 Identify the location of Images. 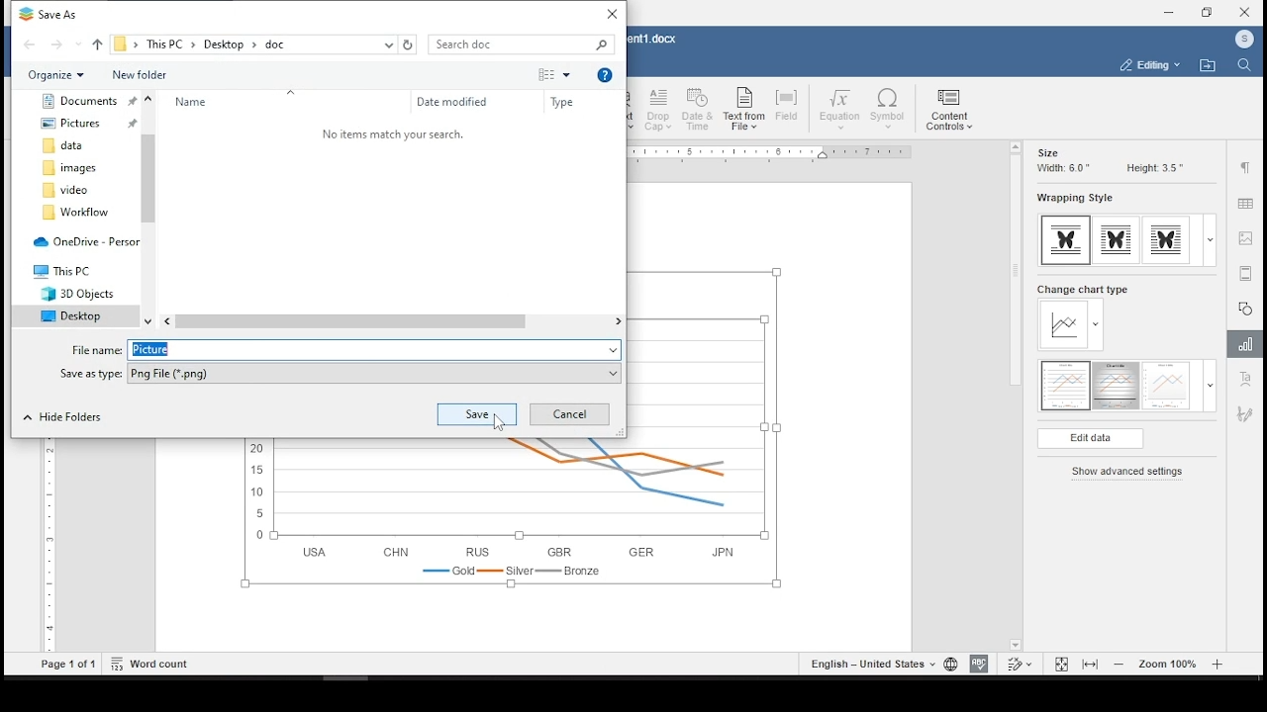
(78, 169).